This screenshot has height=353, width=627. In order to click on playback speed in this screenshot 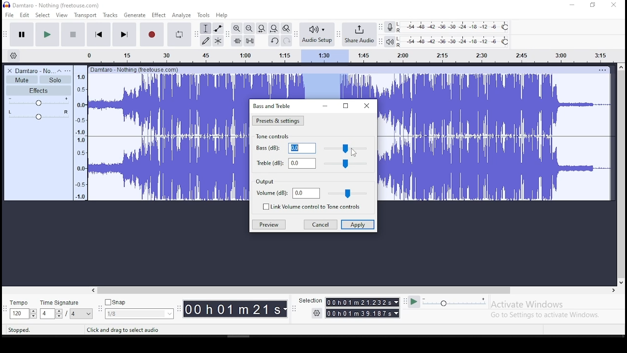, I will do `click(455, 302)`.